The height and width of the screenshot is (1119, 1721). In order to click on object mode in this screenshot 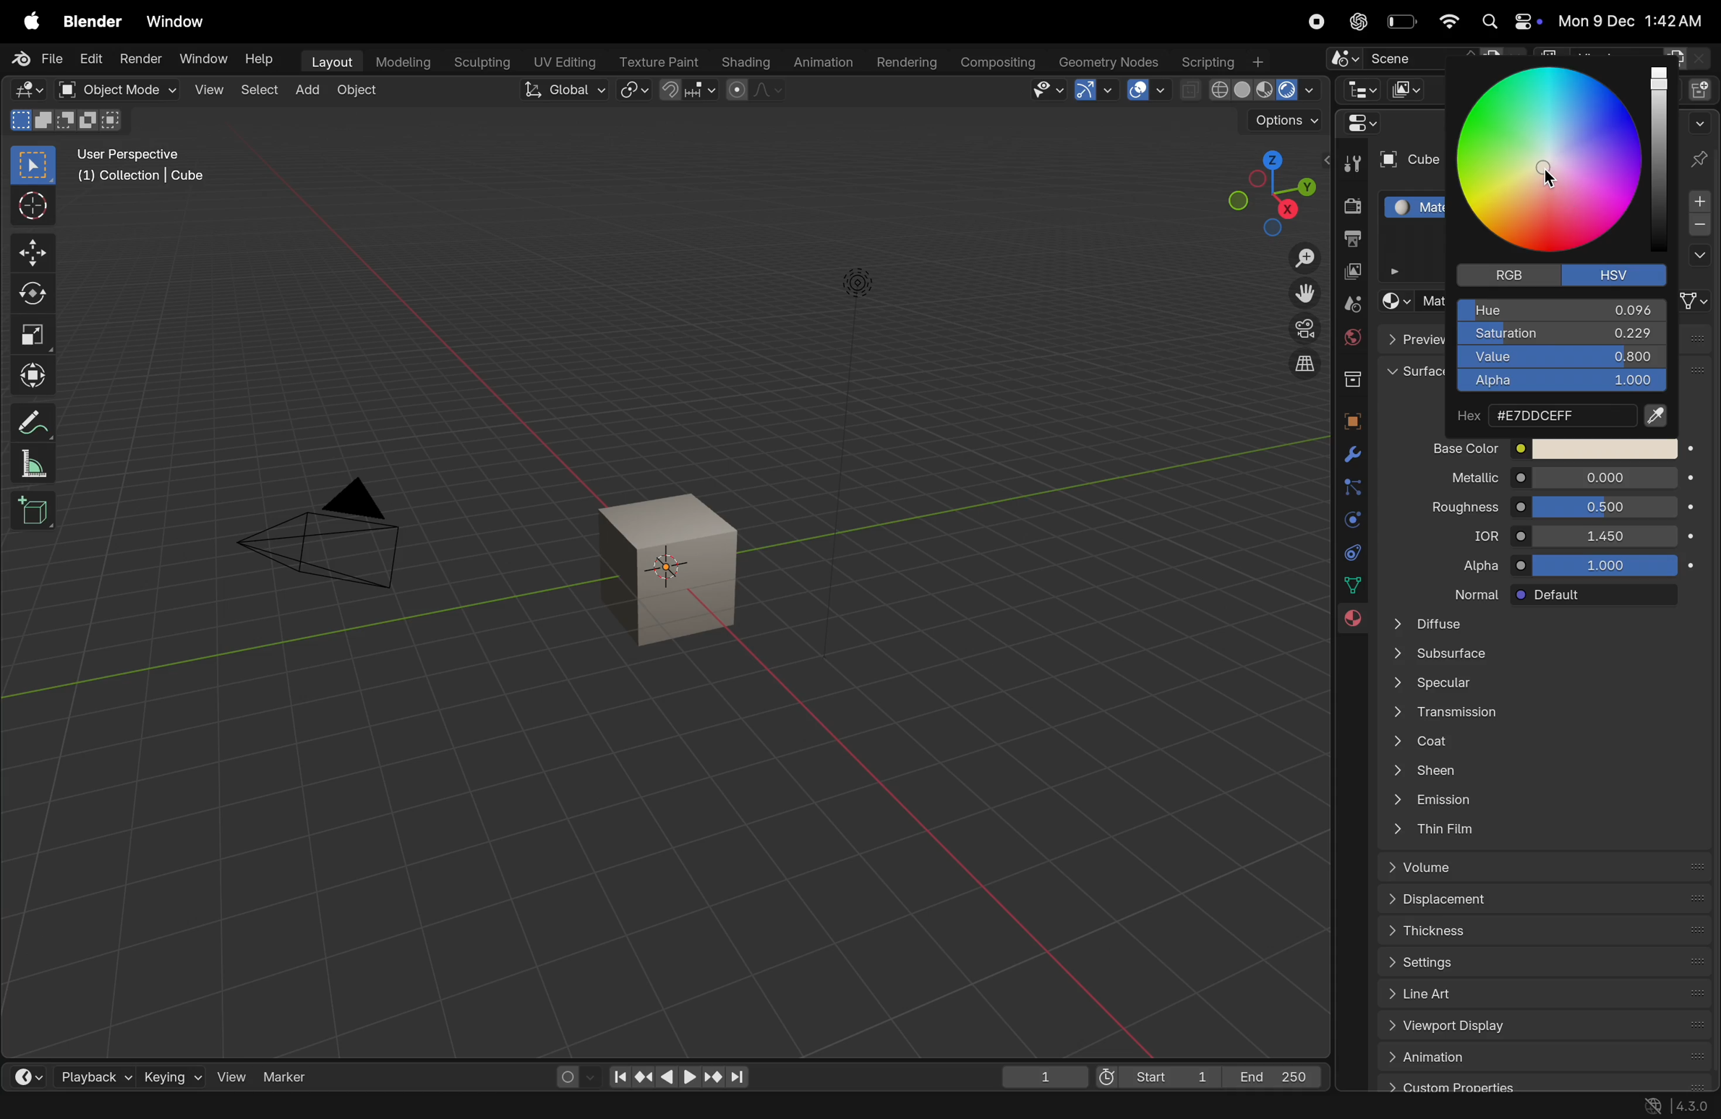, I will do `click(114, 90)`.